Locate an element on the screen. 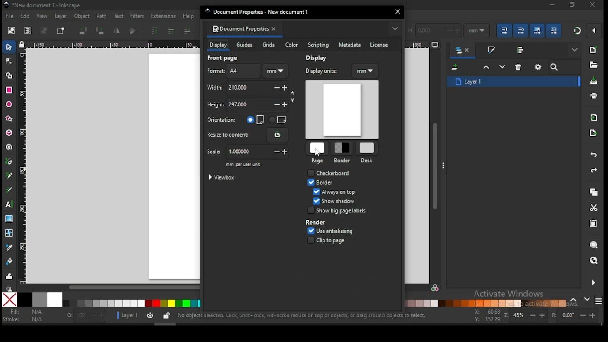 This screenshot has width=608, height=342. object rotate 90 is located at coordinates (101, 31).